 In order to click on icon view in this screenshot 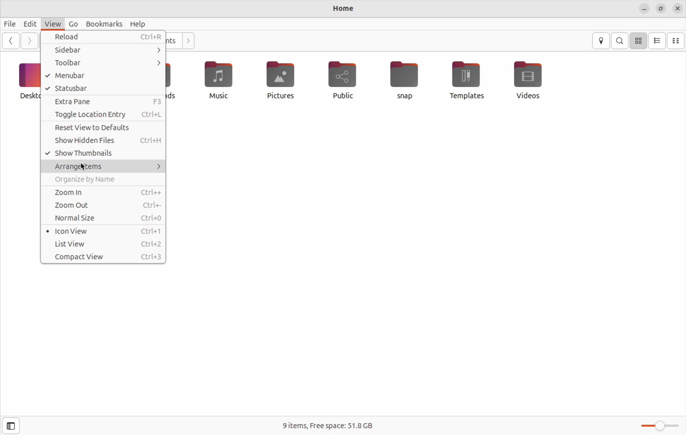, I will do `click(104, 231)`.